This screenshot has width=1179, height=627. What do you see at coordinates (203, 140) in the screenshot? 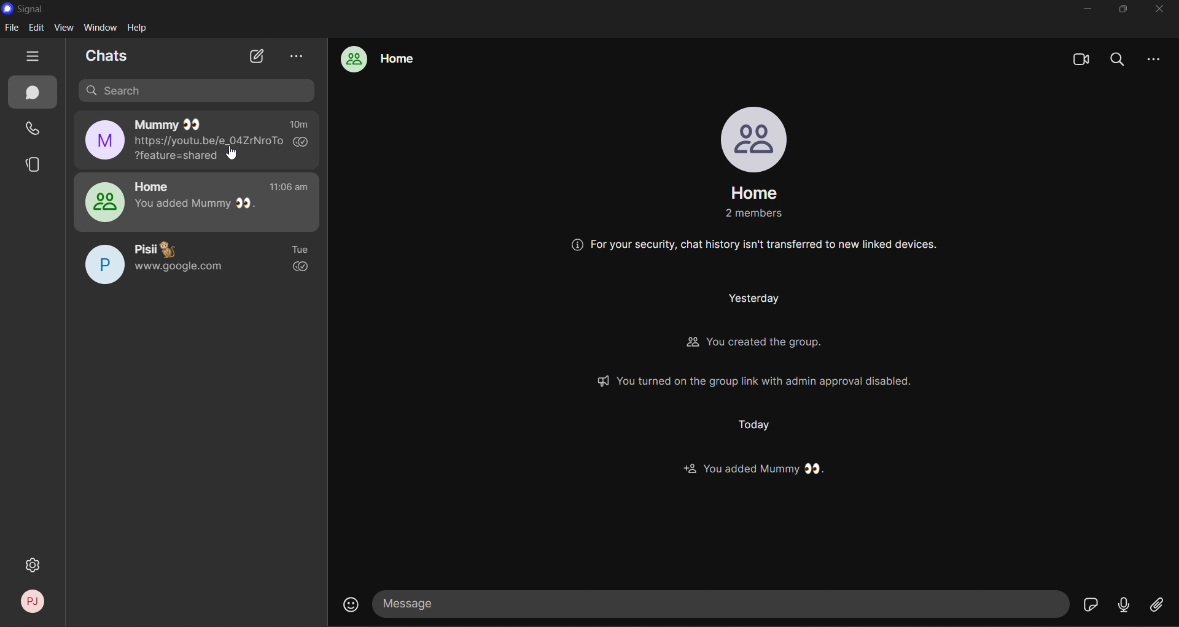
I see `mummy chat` at bounding box center [203, 140].